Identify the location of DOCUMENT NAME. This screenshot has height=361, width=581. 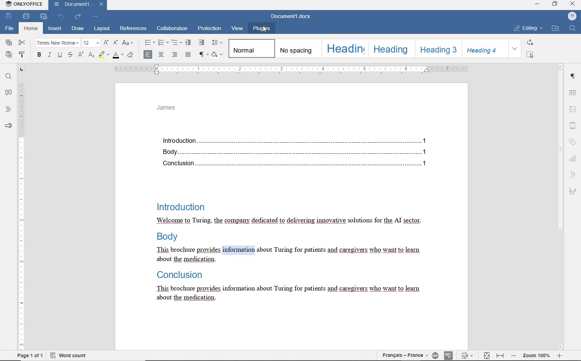
(294, 17).